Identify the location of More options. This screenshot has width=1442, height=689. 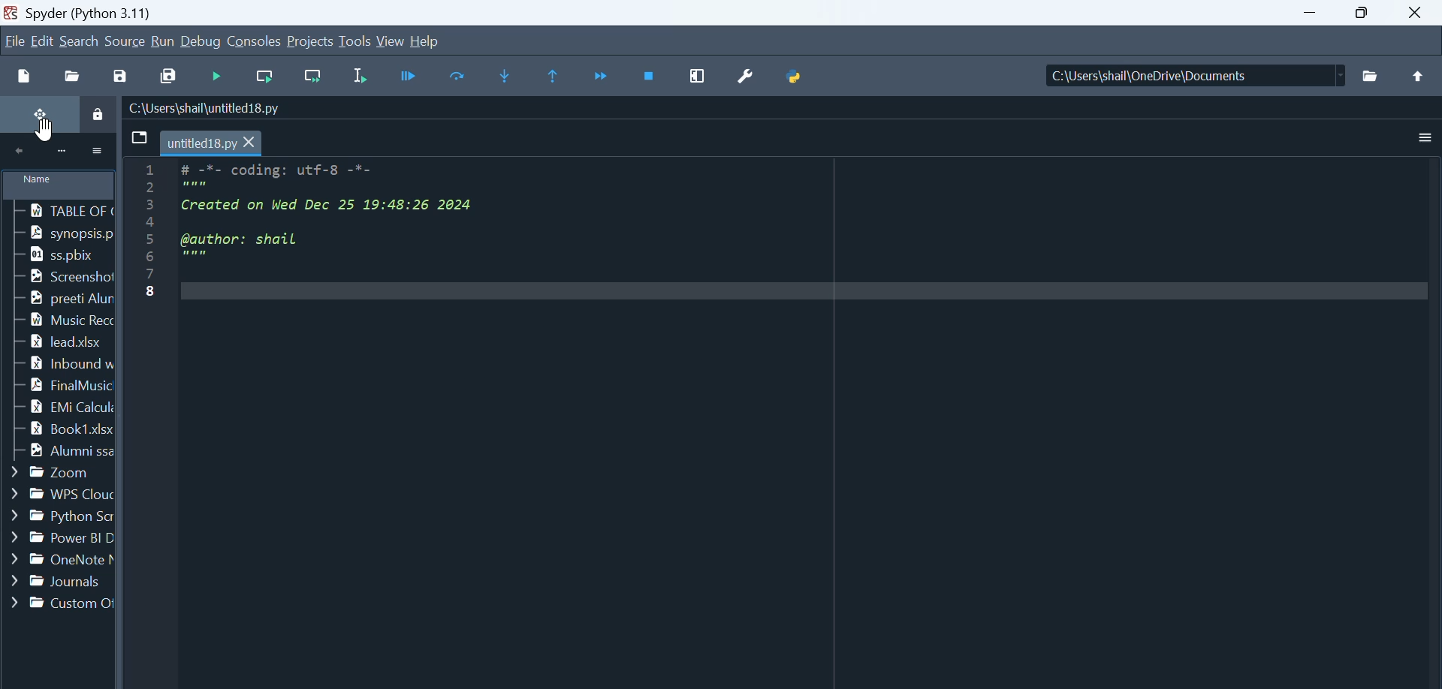
(1425, 138).